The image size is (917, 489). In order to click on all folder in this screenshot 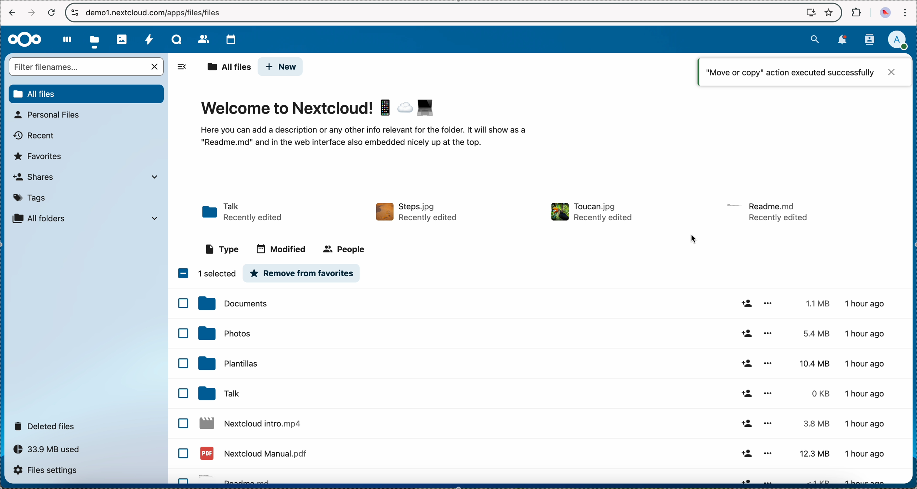, I will do `click(89, 218)`.